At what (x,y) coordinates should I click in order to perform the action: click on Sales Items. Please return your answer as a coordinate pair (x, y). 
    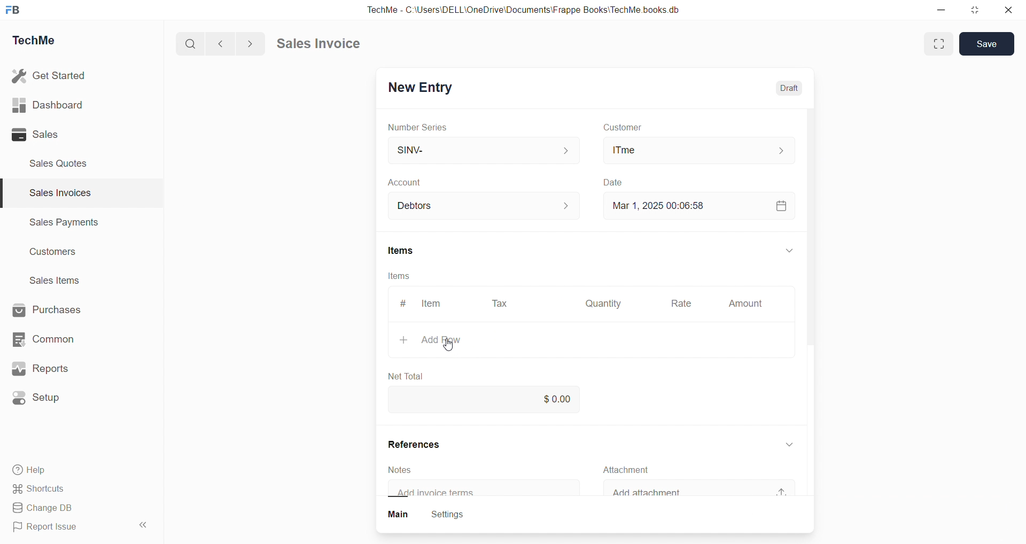
    Looking at the image, I should click on (59, 282).